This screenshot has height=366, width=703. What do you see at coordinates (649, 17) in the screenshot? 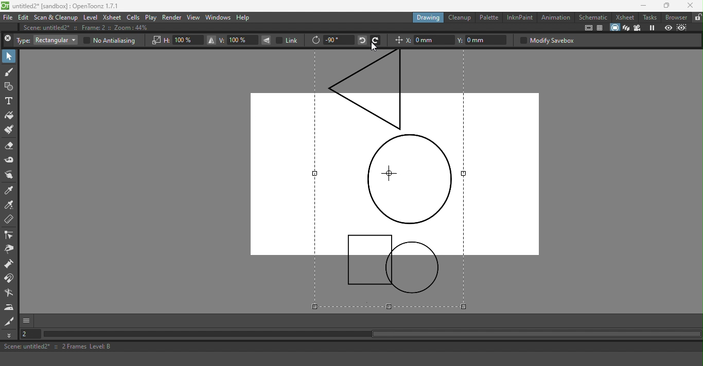
I see `Tasks` at bounding box center [649, 17].